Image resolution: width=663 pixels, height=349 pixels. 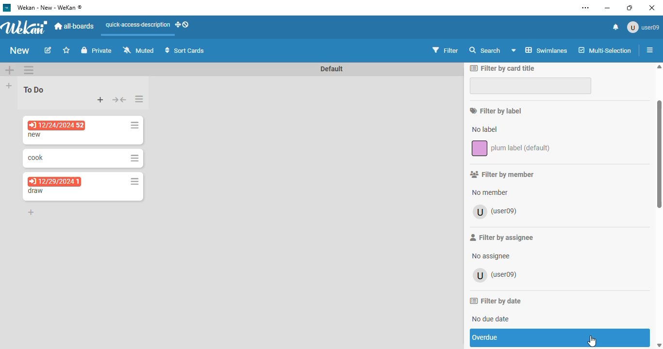 I want to click on search, so click(x=485, y=50).